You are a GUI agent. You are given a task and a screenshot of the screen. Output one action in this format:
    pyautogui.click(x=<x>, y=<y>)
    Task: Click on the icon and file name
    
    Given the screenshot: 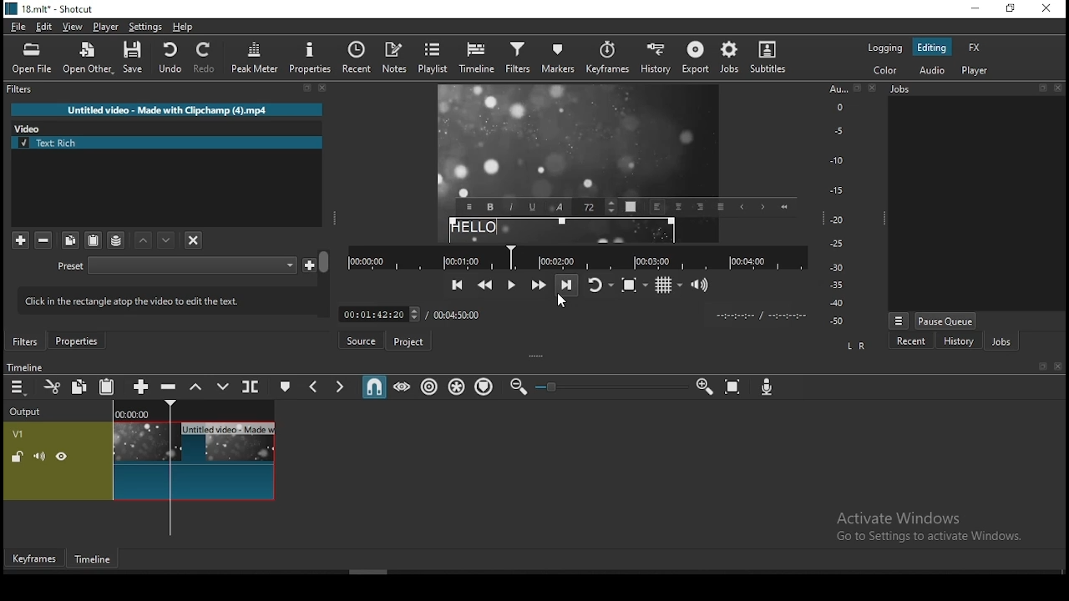 What is the action you would take?
    pyautogui.click(x=48, y=9)
    